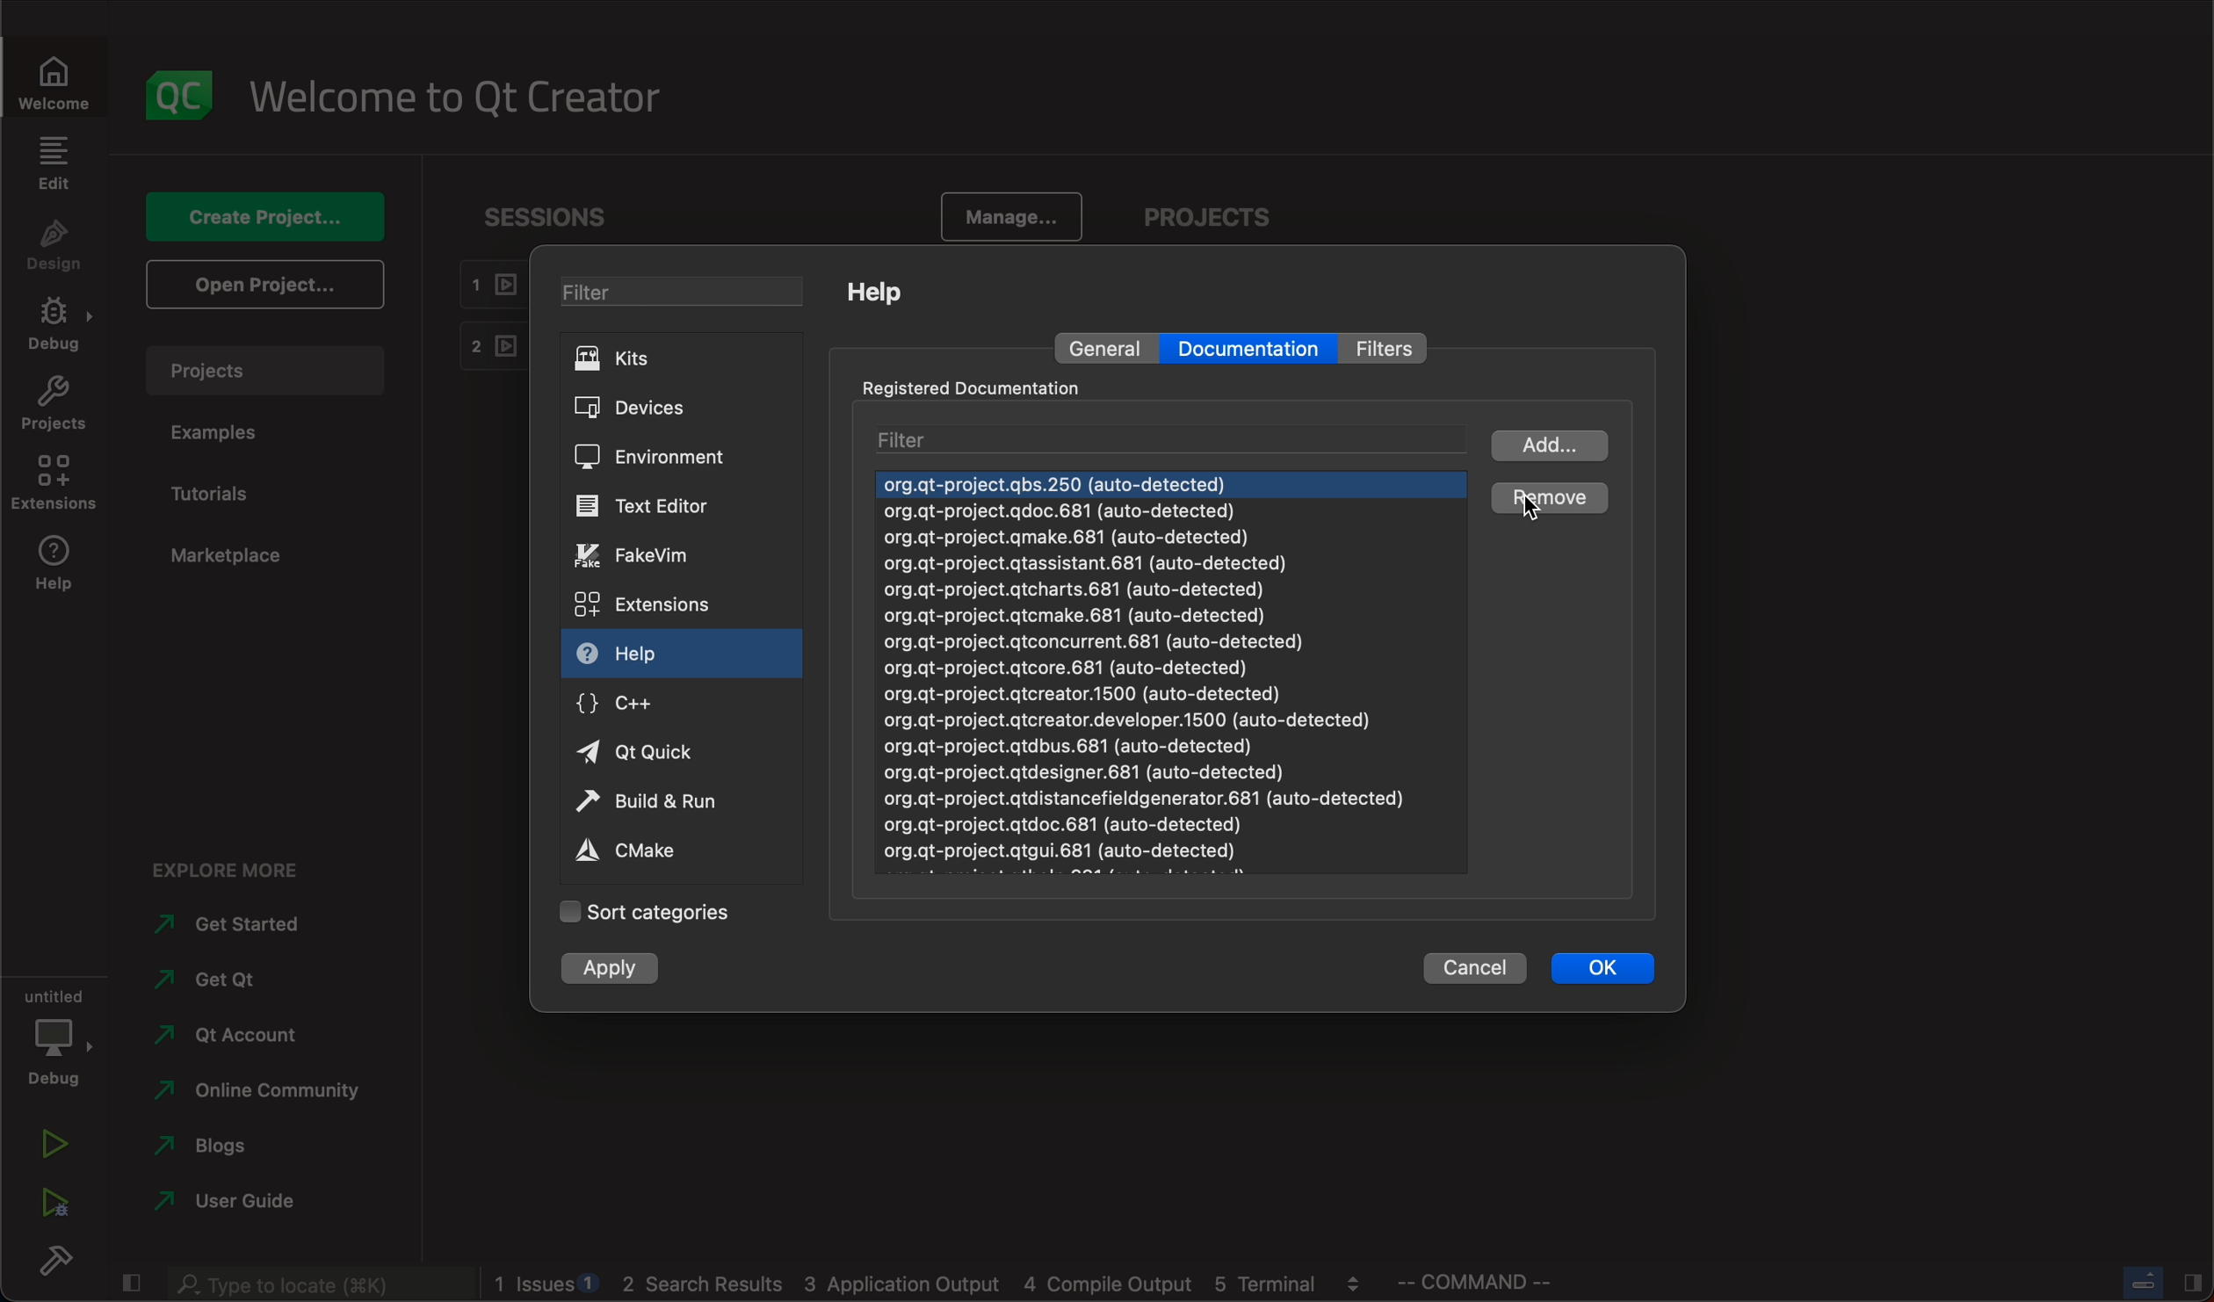 This screenshot has width=2214, height=1302. I want to click on run debug, so click(53, 1203).